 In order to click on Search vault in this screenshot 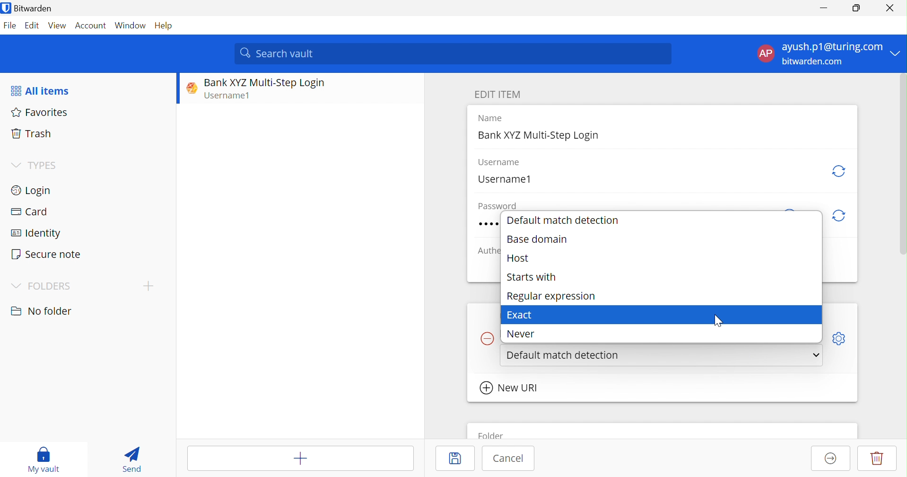, I will do `click(454, 53)`.